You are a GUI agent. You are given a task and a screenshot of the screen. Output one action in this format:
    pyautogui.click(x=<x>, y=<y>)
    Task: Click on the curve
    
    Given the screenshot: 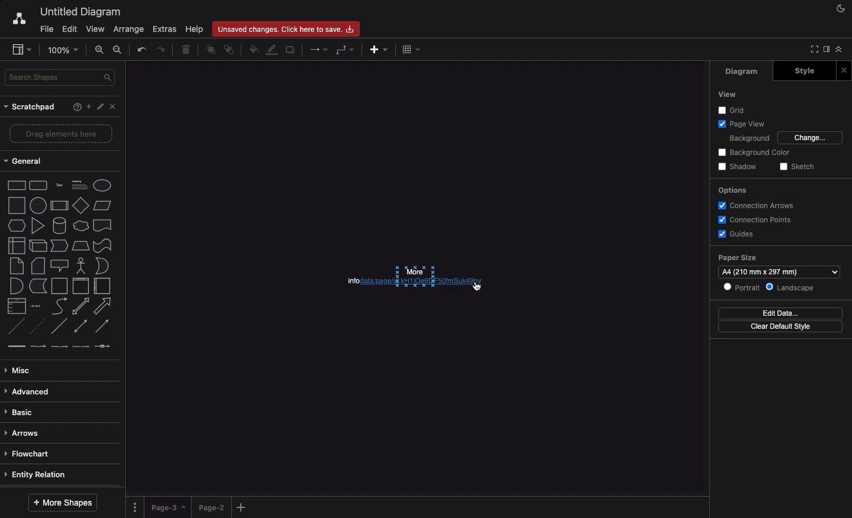 What is the action you would take?
    pyautogui.click(x=60, y=305)
    